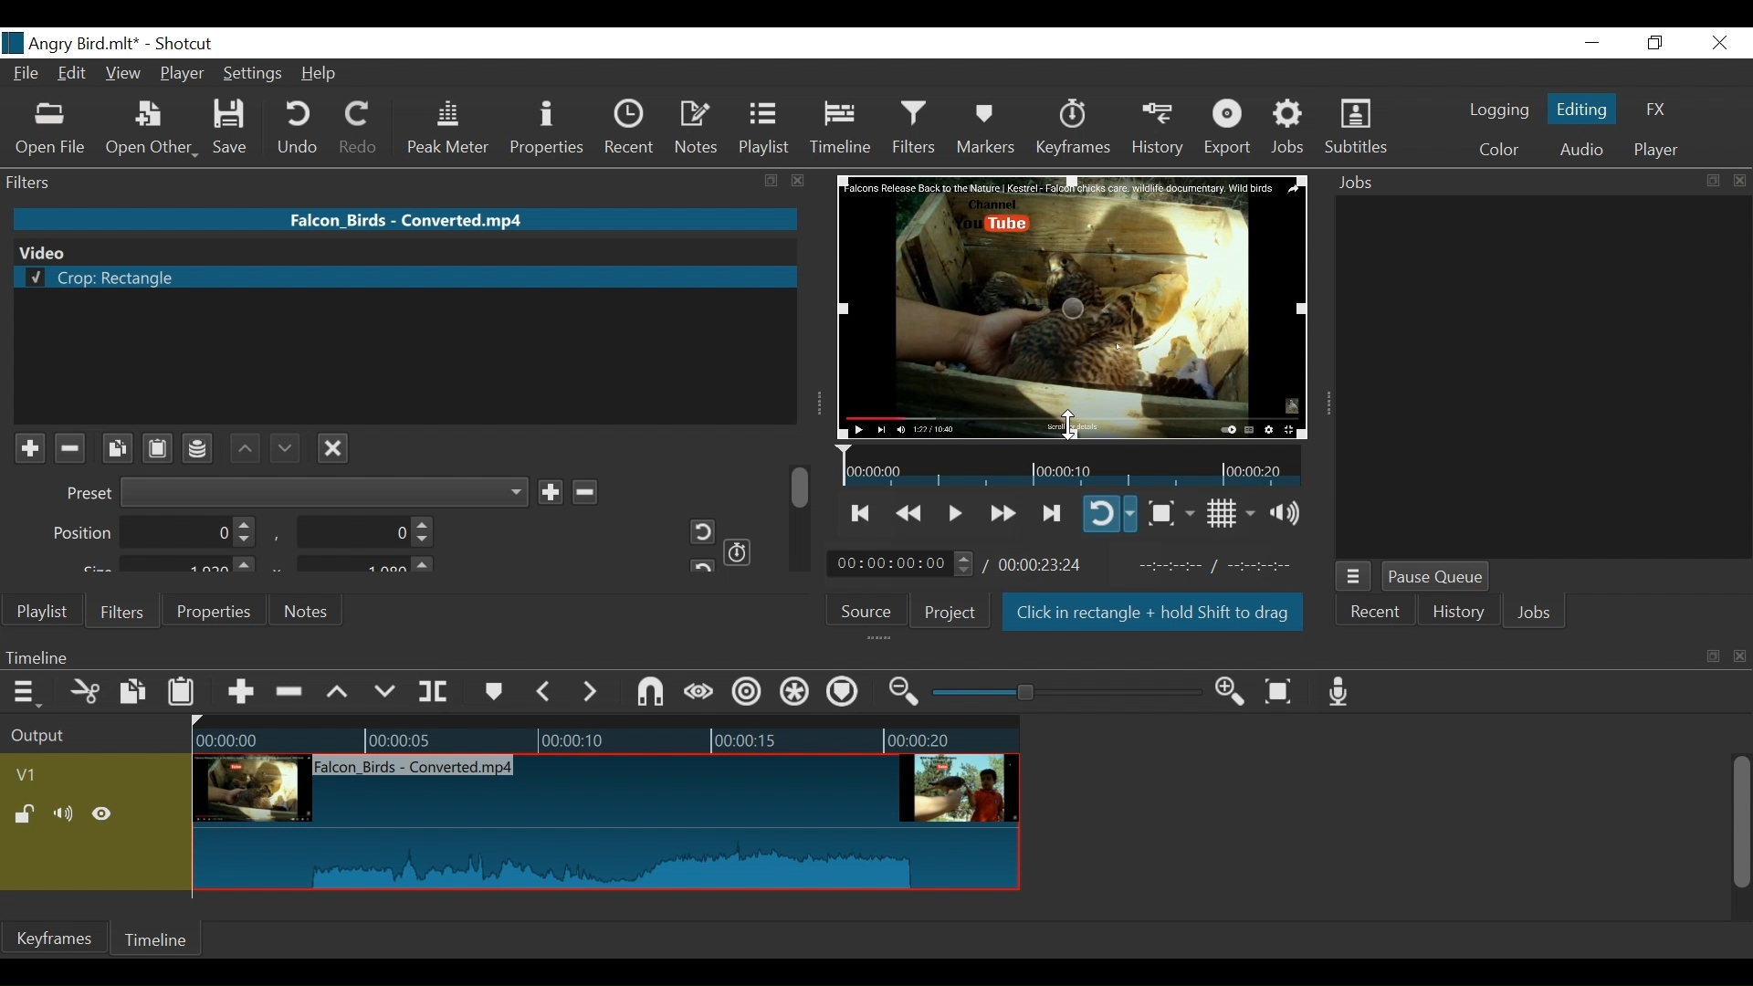  I want to click on minimize, so click(1591, 44).